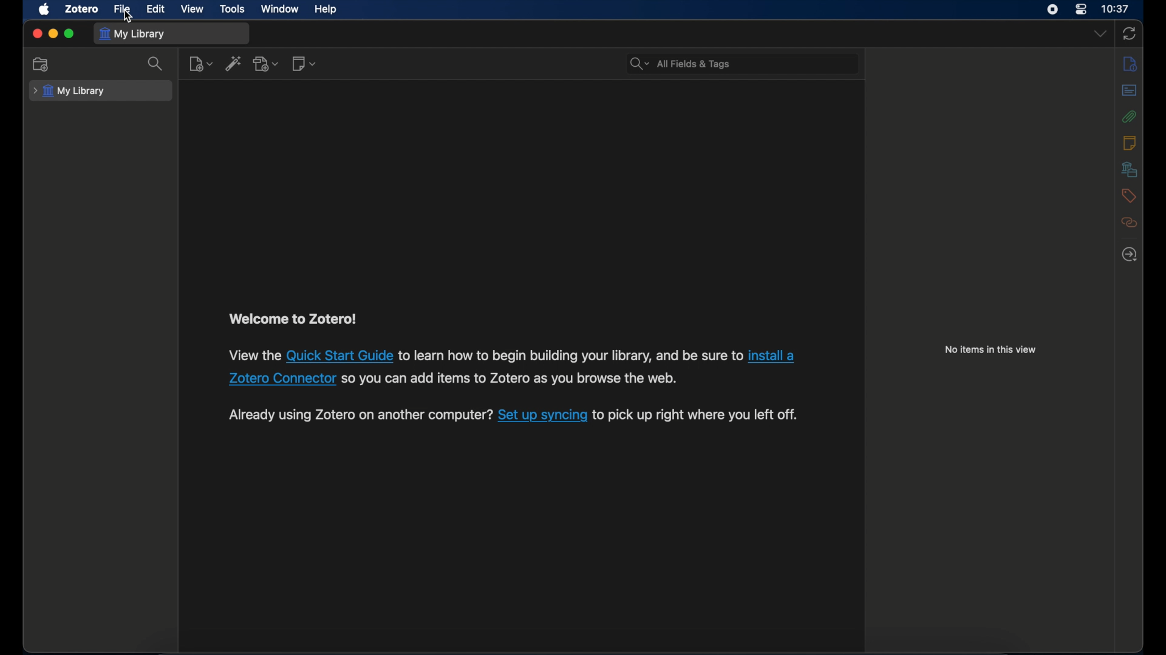  I want to click on my library, so click(69, 91).